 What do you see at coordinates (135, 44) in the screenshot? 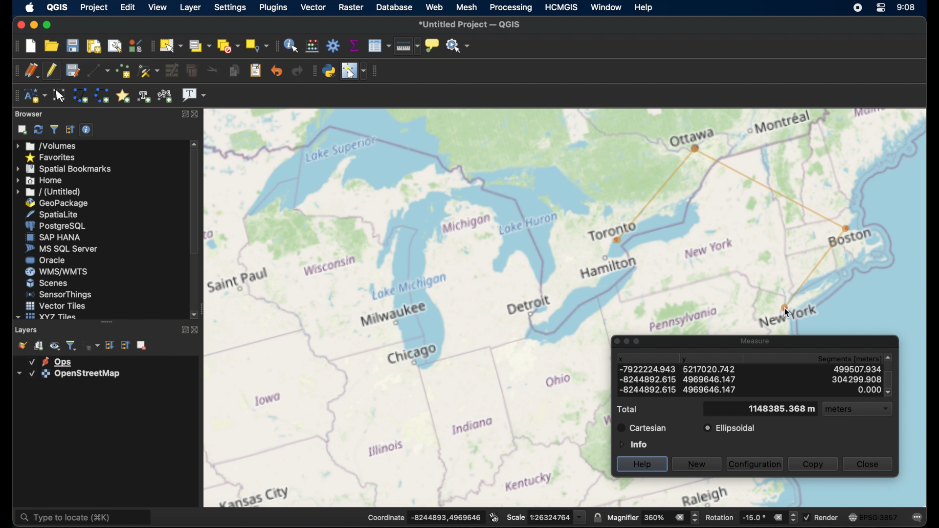
I see `style manager` at bounding box center [135, 44].